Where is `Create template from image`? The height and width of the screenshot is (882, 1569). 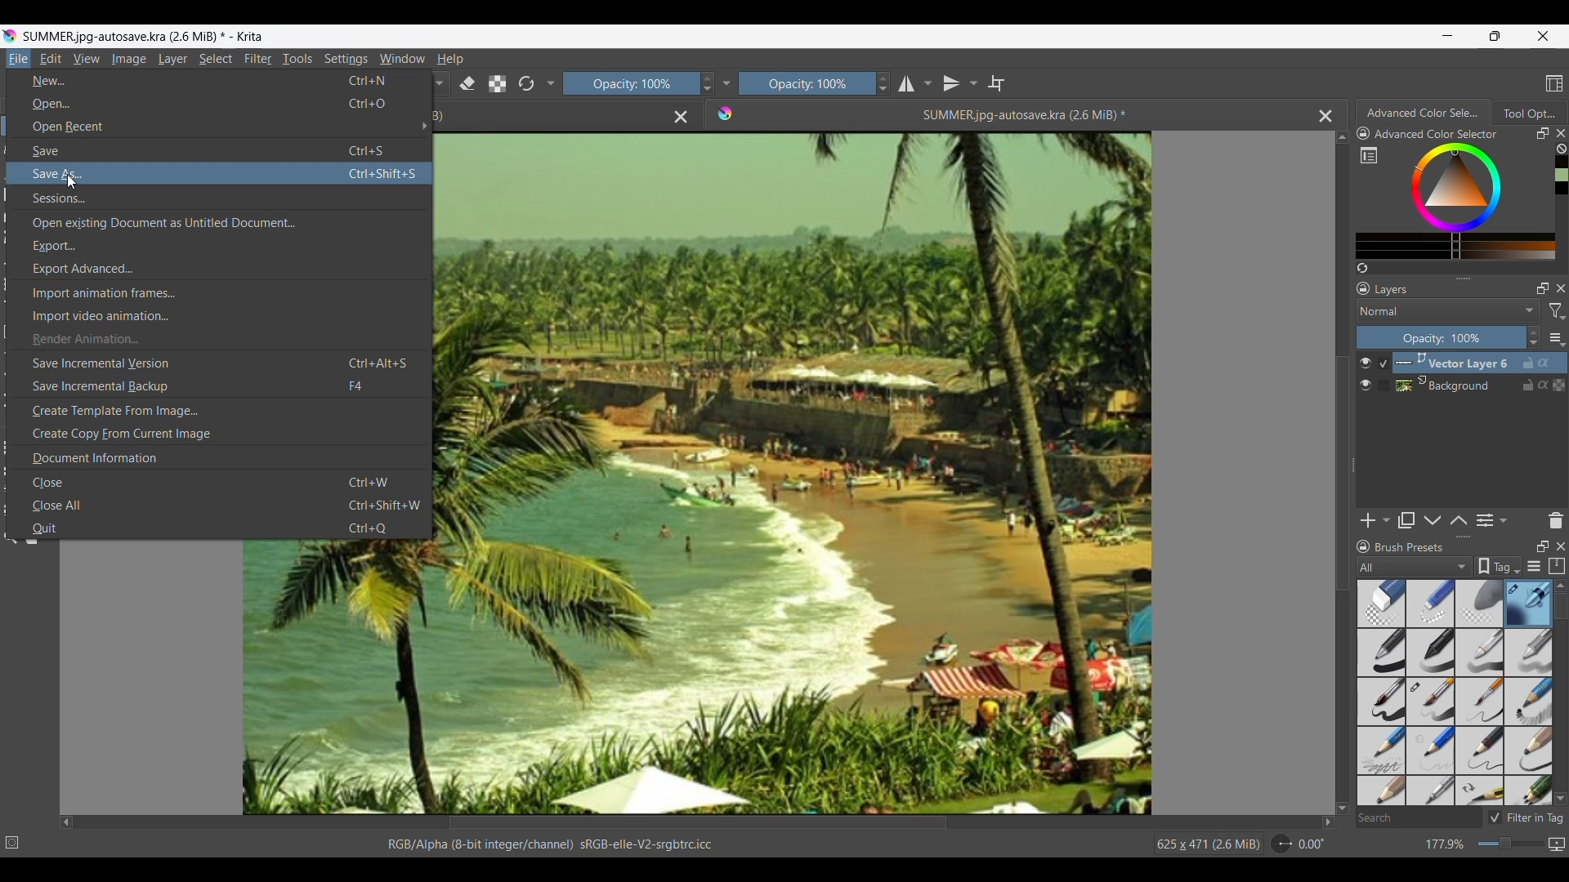 Create template from image is located at coordinates (220, 410).